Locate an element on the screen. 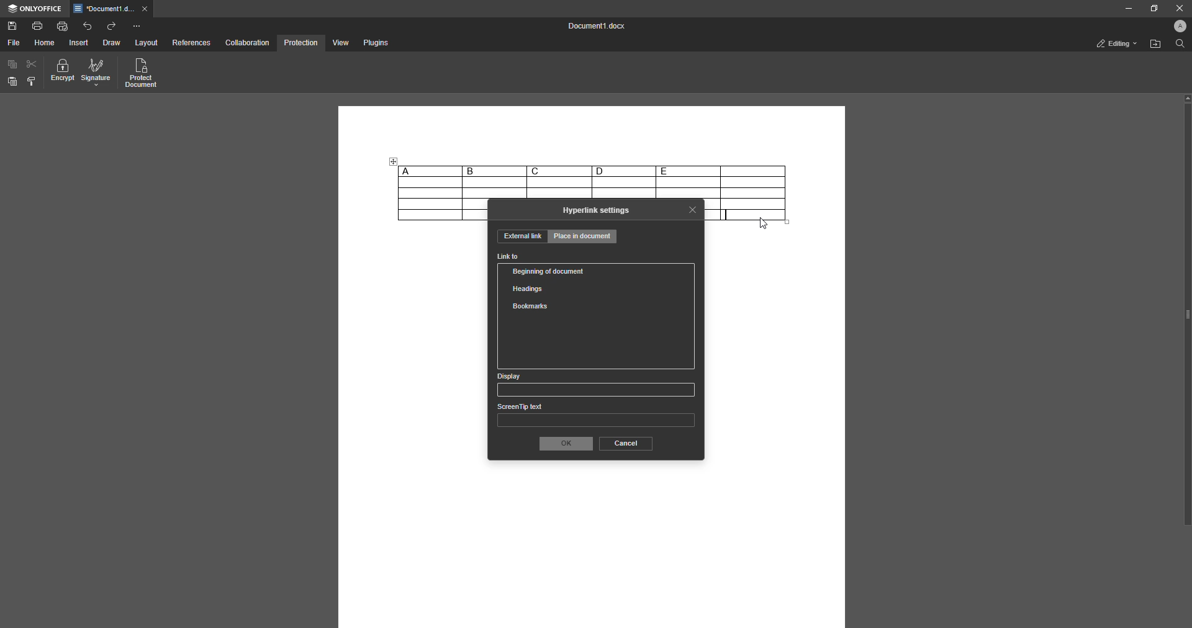  Profile is located at coordinates (1177, 27).